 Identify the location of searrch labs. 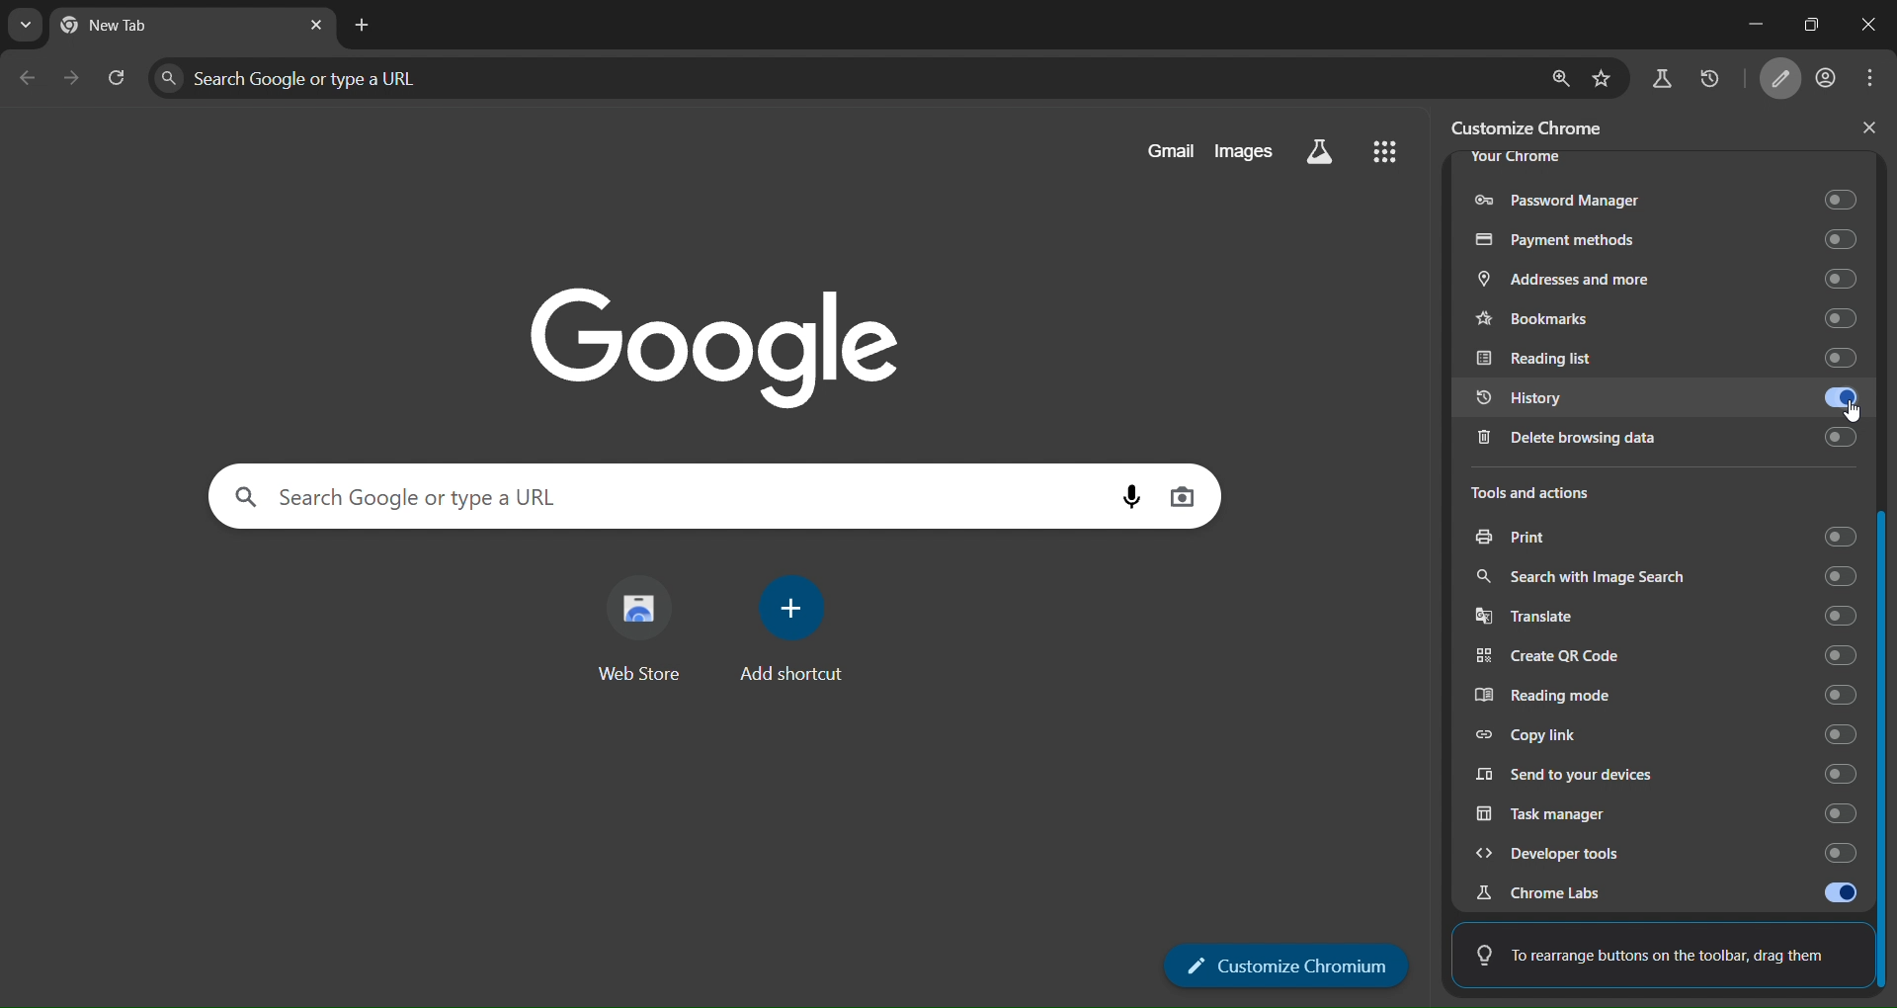
(1320, 152).